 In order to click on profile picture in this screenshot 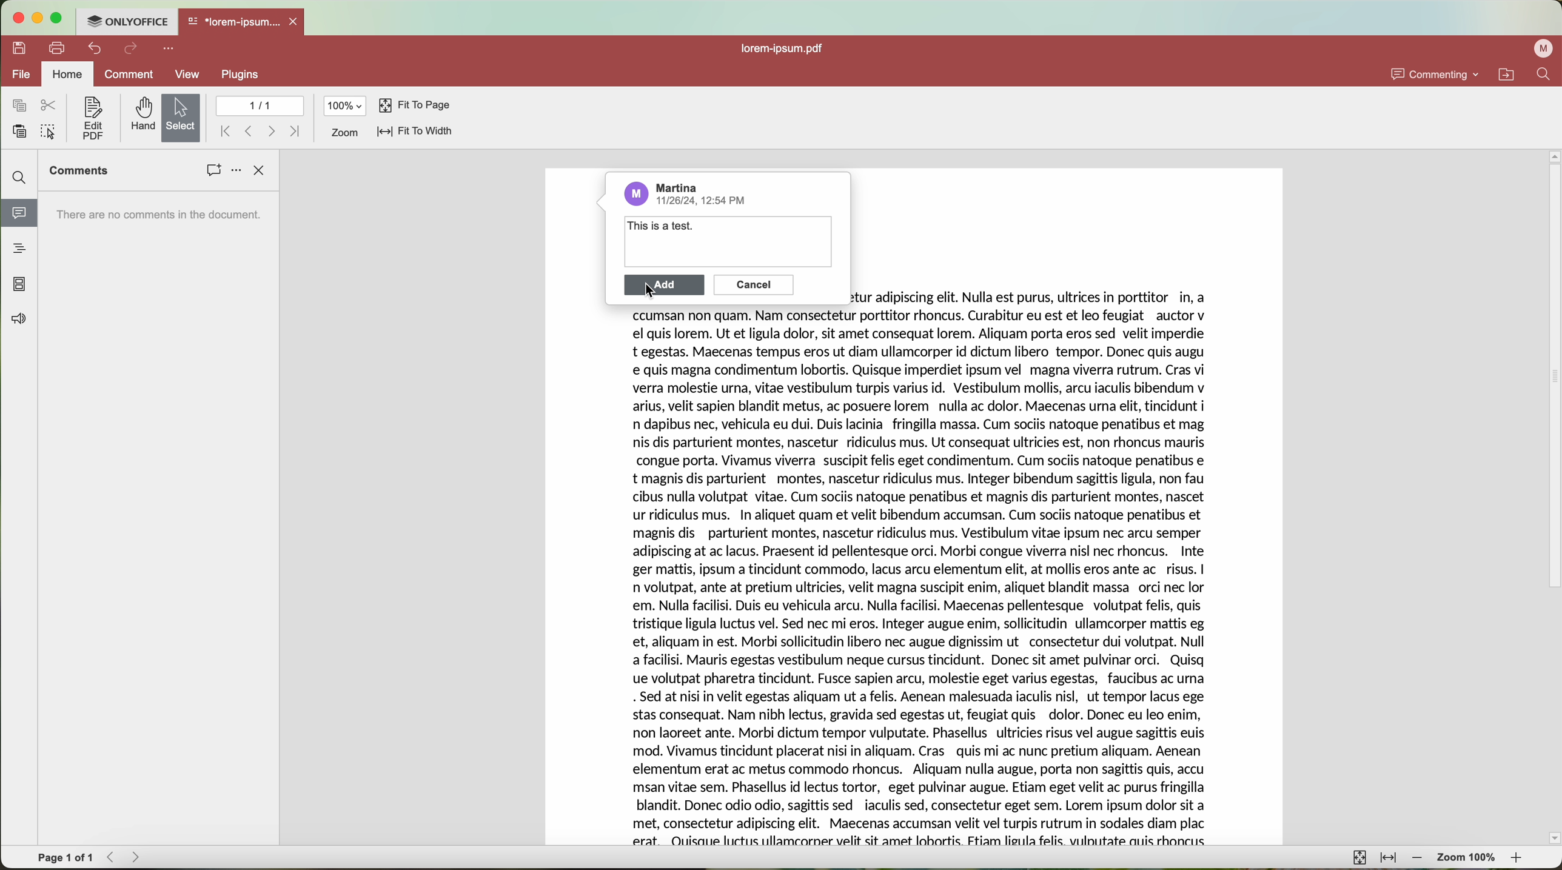, I will do `click(635, 193)`.